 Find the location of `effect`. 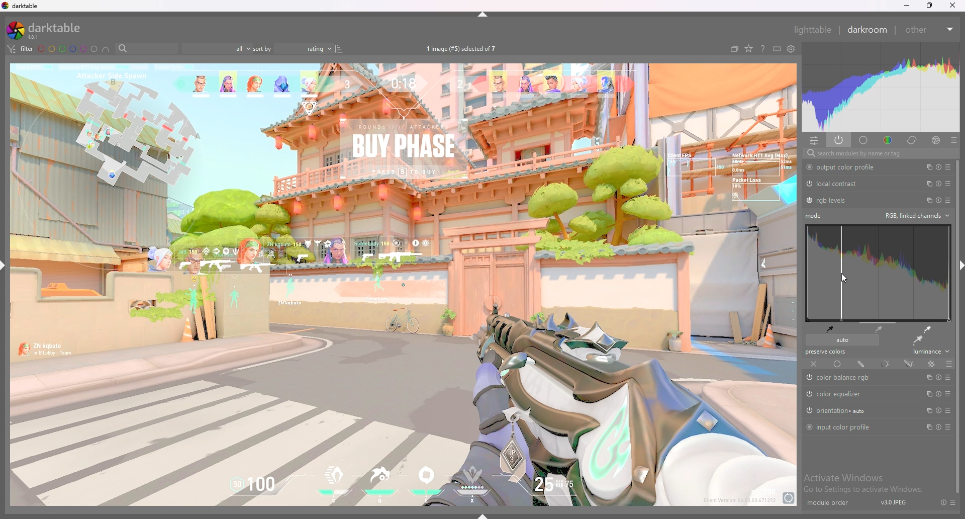

effect is located at coordinates (933, 140).